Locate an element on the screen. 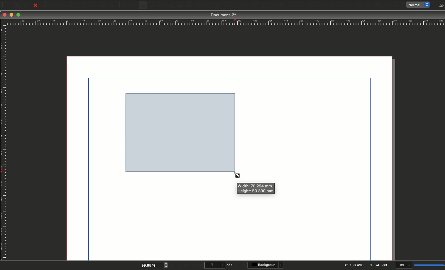 The width and height of the screenshot is (445, 270). New is located at coordinates (7, 5).